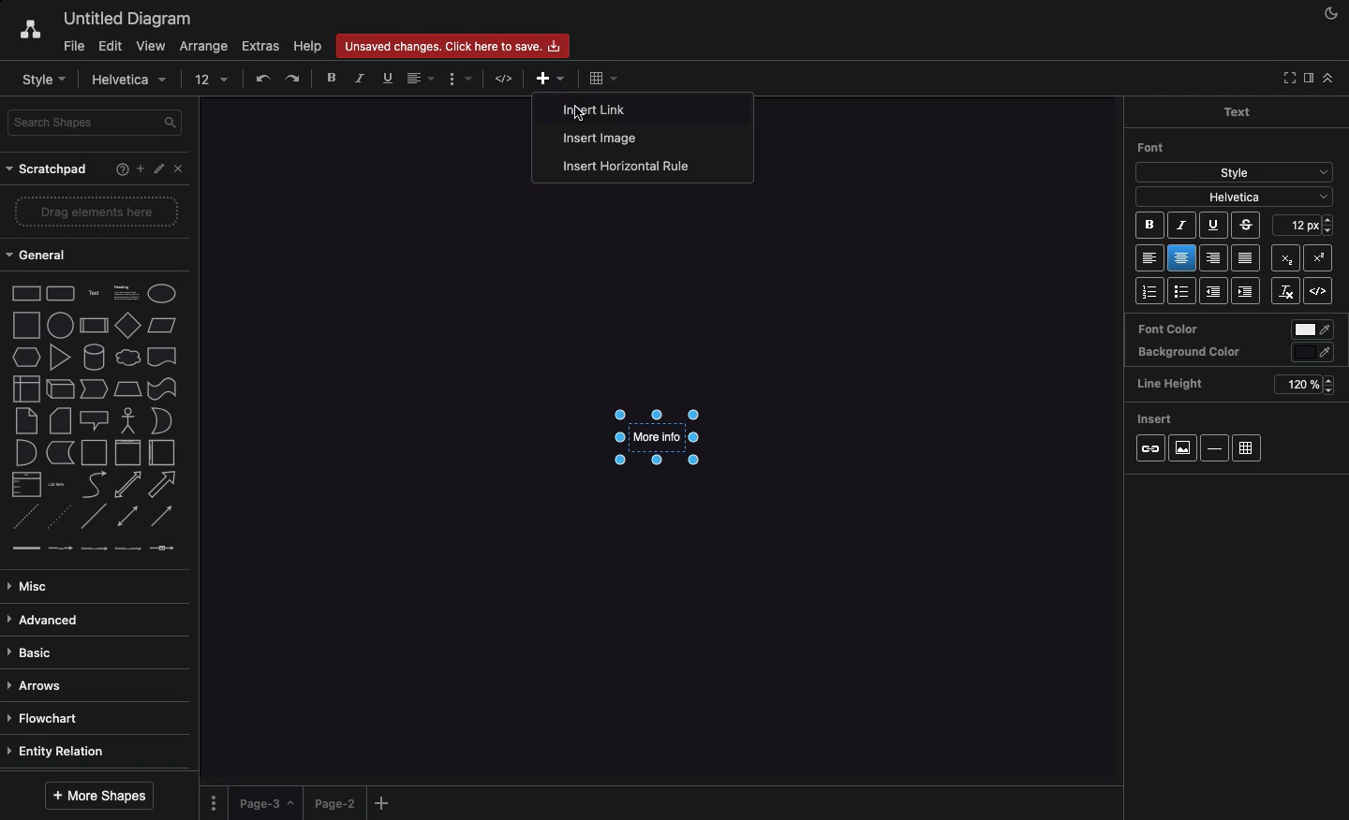 This screenshot has width=1349, height=820. What do you see at coordinates (1329, 14) in the screenshot?
I see `Night mode on` at bounding box center [1329, 14].